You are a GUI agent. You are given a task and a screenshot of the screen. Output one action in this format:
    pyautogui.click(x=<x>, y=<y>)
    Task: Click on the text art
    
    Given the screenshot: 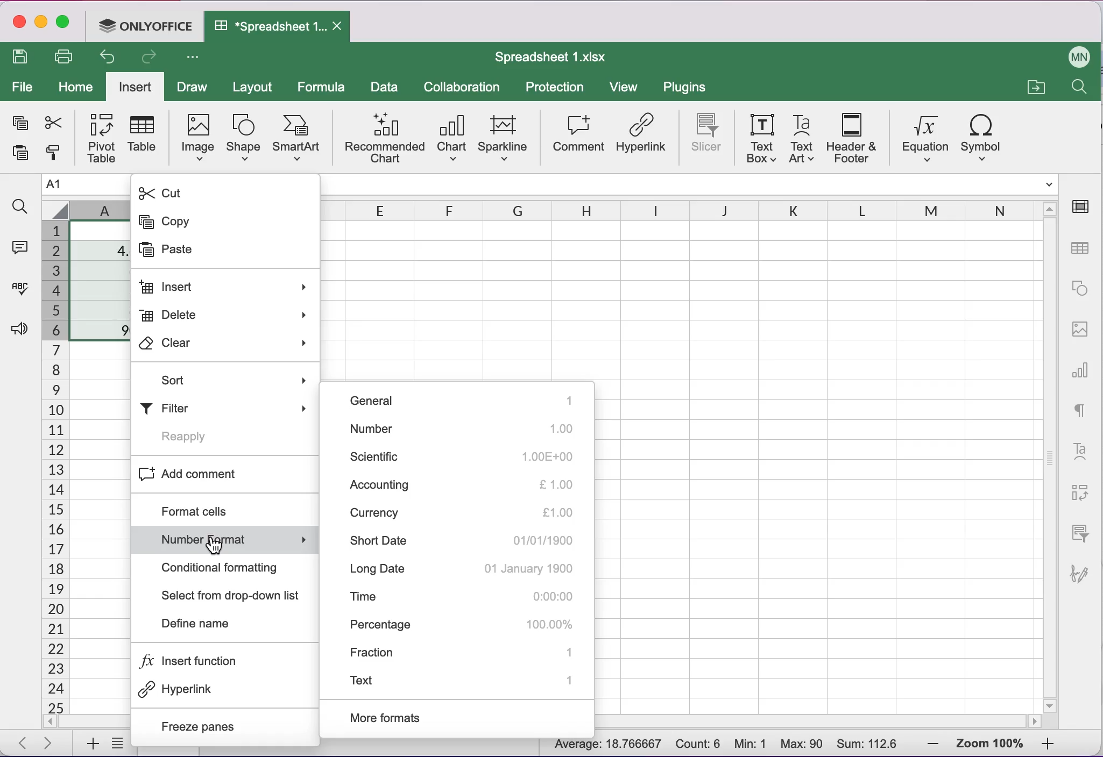 What is the action you would take?
    pyautogui.click(x=1079, y=454)
    